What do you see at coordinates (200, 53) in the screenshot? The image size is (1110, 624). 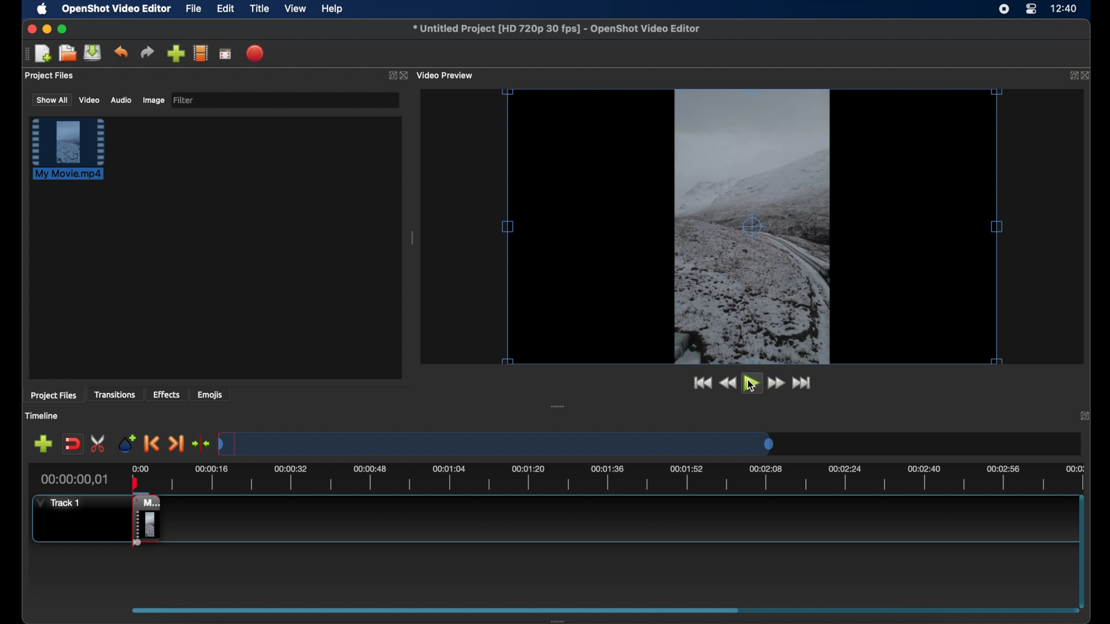 I see `explore profiles` at bounding box center [200, 53].